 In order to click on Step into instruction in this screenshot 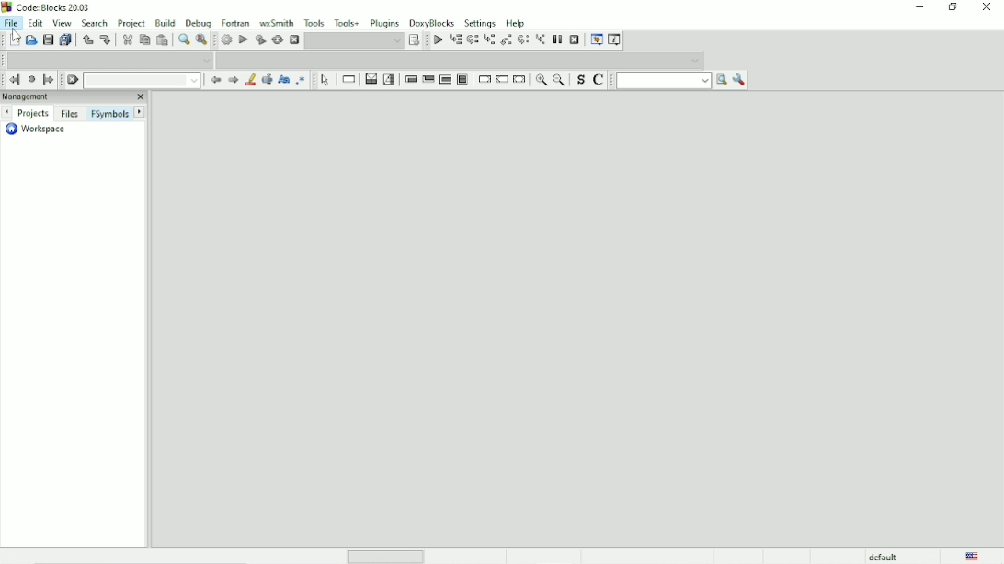, I will do `click(541, 40)`.